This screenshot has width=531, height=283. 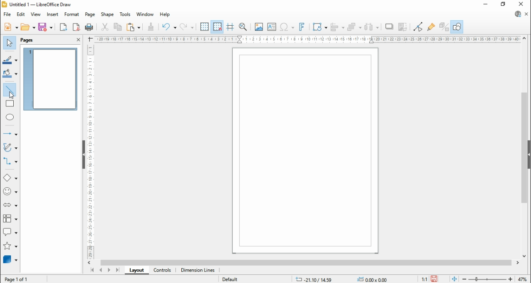 What do you see at coordinates (487, 279) in the screenshot?
I see `zoom slider` at bounding box center [487, 279].